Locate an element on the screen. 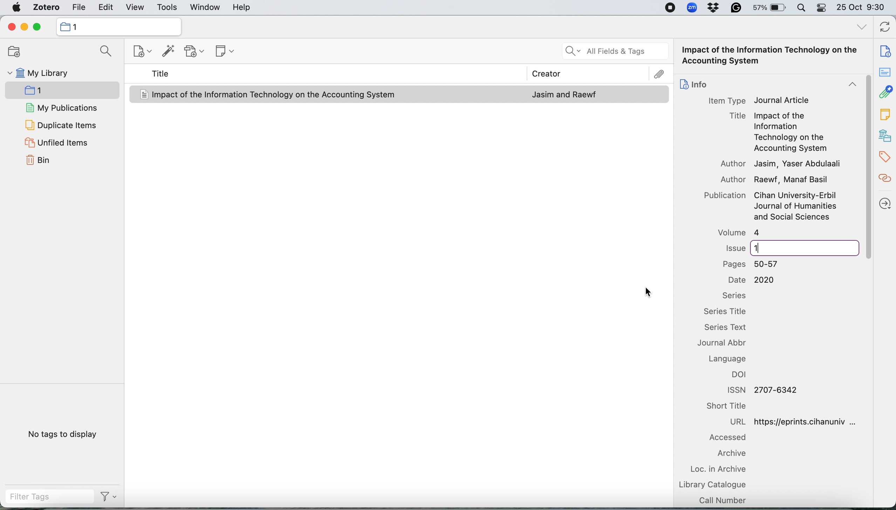 The image size is (896, 510). date 2020 is located at coordinates (751, 280).